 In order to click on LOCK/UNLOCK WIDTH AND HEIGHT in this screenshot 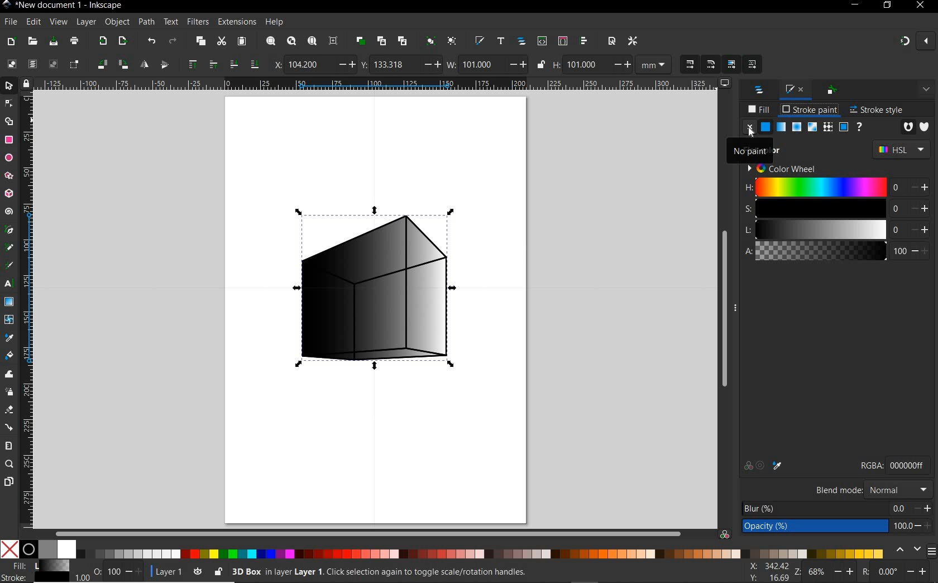, I will do `click(540, 64)`.